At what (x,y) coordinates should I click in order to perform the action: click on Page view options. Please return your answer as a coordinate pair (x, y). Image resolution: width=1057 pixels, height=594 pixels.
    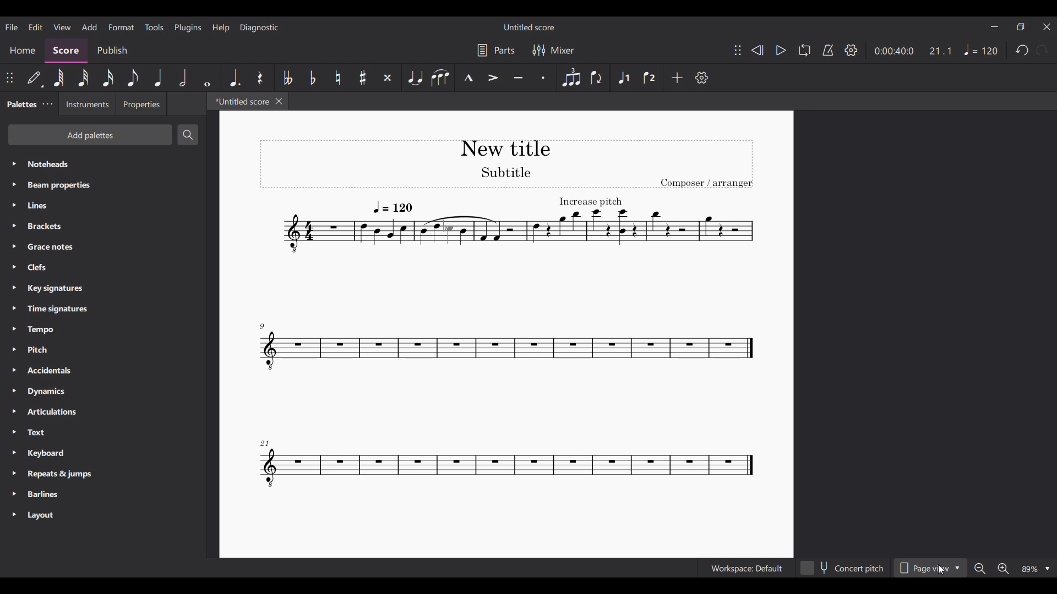
    Looking at the image, I should click on (930, 568).